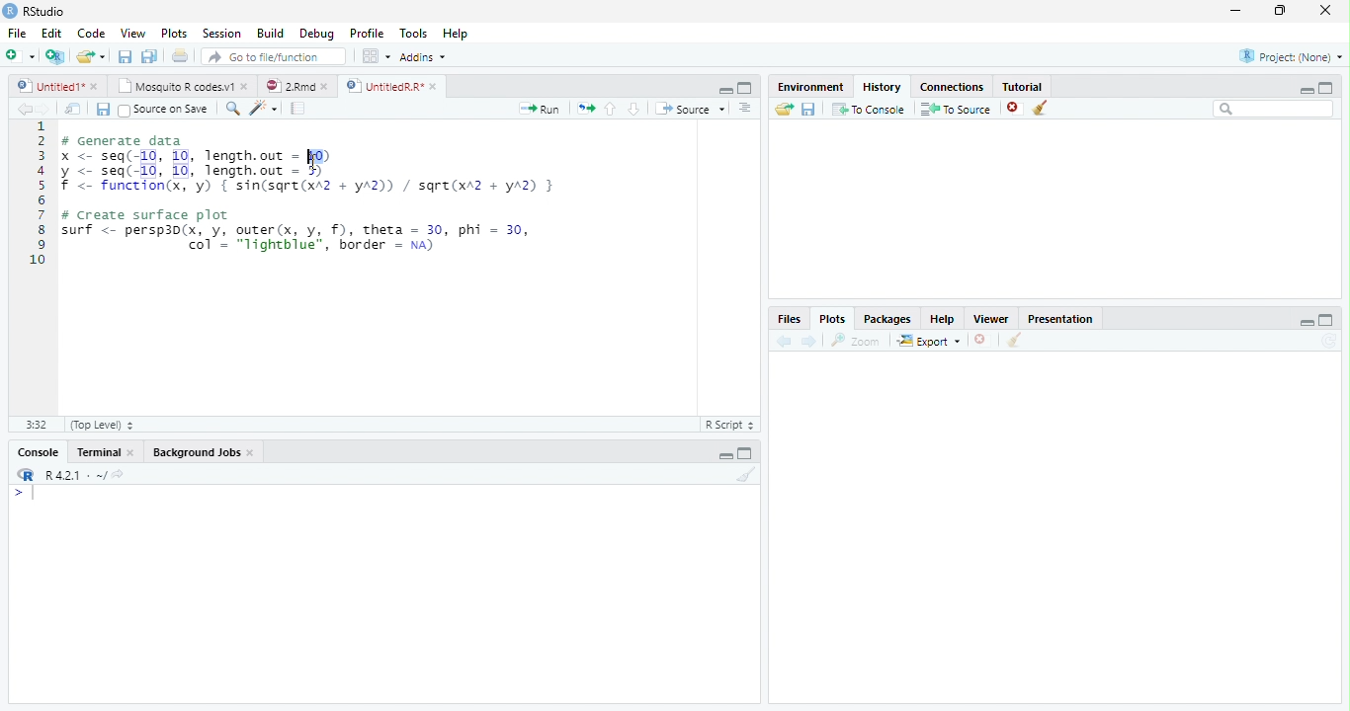  Describe the element at coordinates (725, 455) in the screenshot. I see `Minimize` at that location.